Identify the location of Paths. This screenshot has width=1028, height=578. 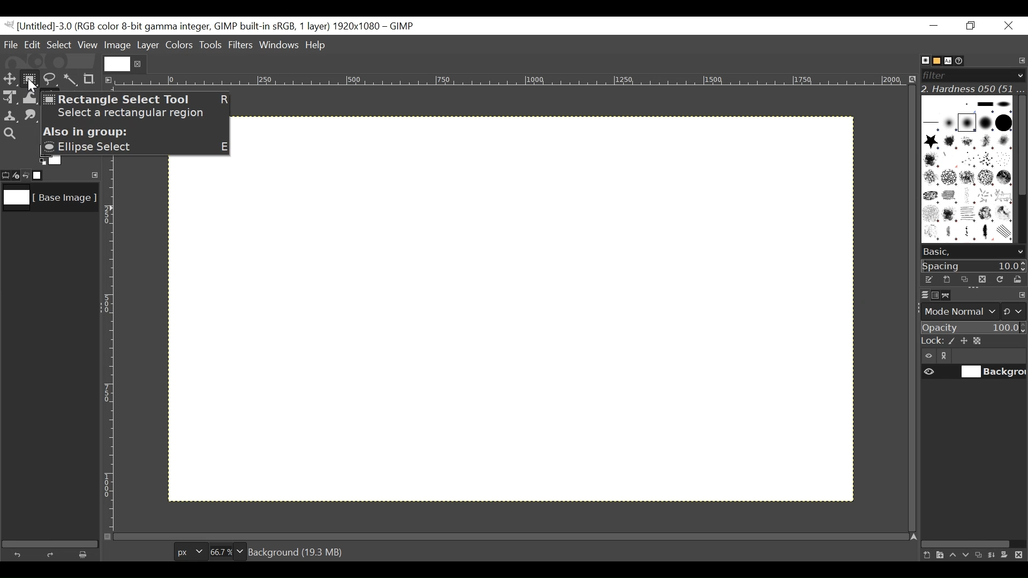
(949, 295).